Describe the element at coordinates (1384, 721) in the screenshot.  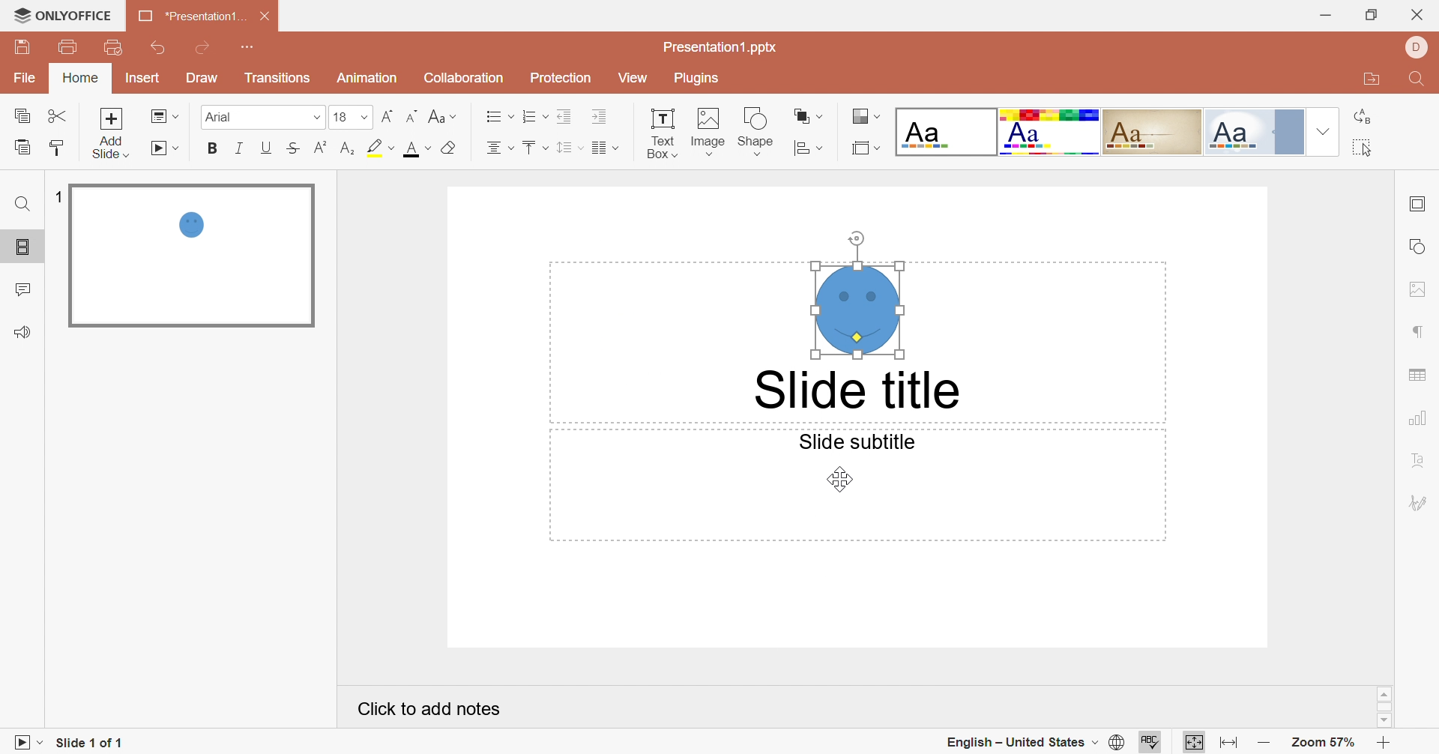
I see `scroll down` at that location.